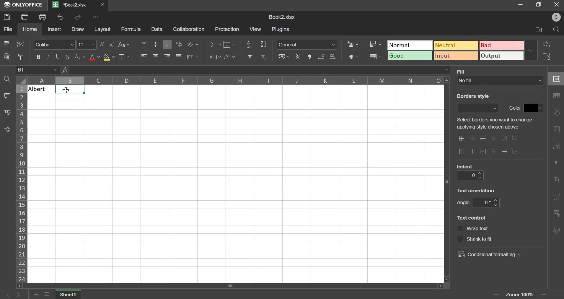  What do you see at coordinates (469, 175) in the screenshot?
I see `indent` at bounding box center [469, 175].